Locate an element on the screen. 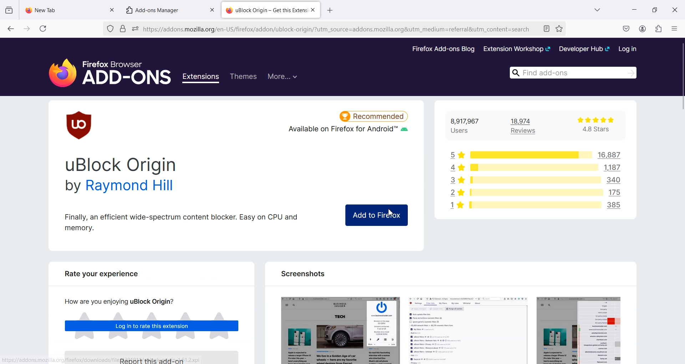 The width and height of the screenshot is (685, 364). Account is located at coordinates (643, 29).